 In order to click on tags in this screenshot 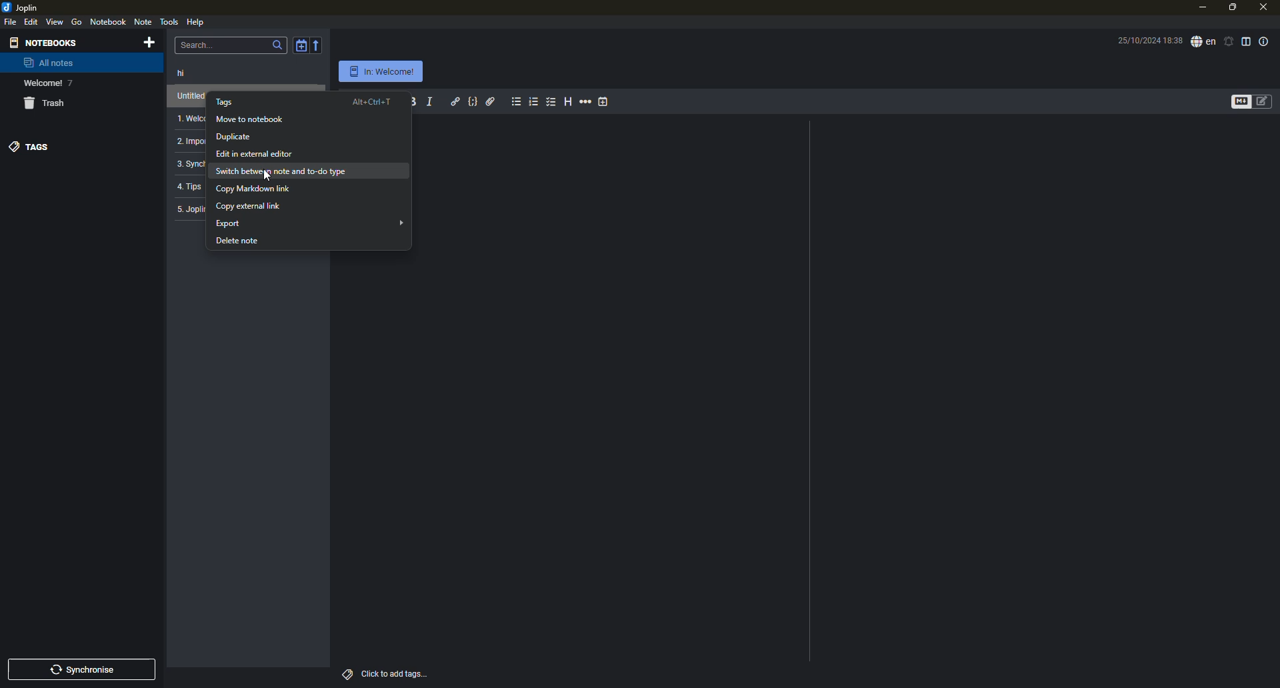, I will do `click(29, 146)`.